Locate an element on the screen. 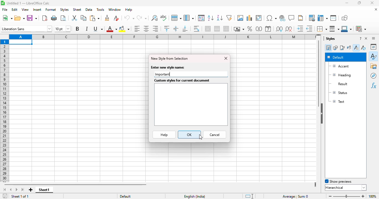  border color is located at coordinates (347, 29).